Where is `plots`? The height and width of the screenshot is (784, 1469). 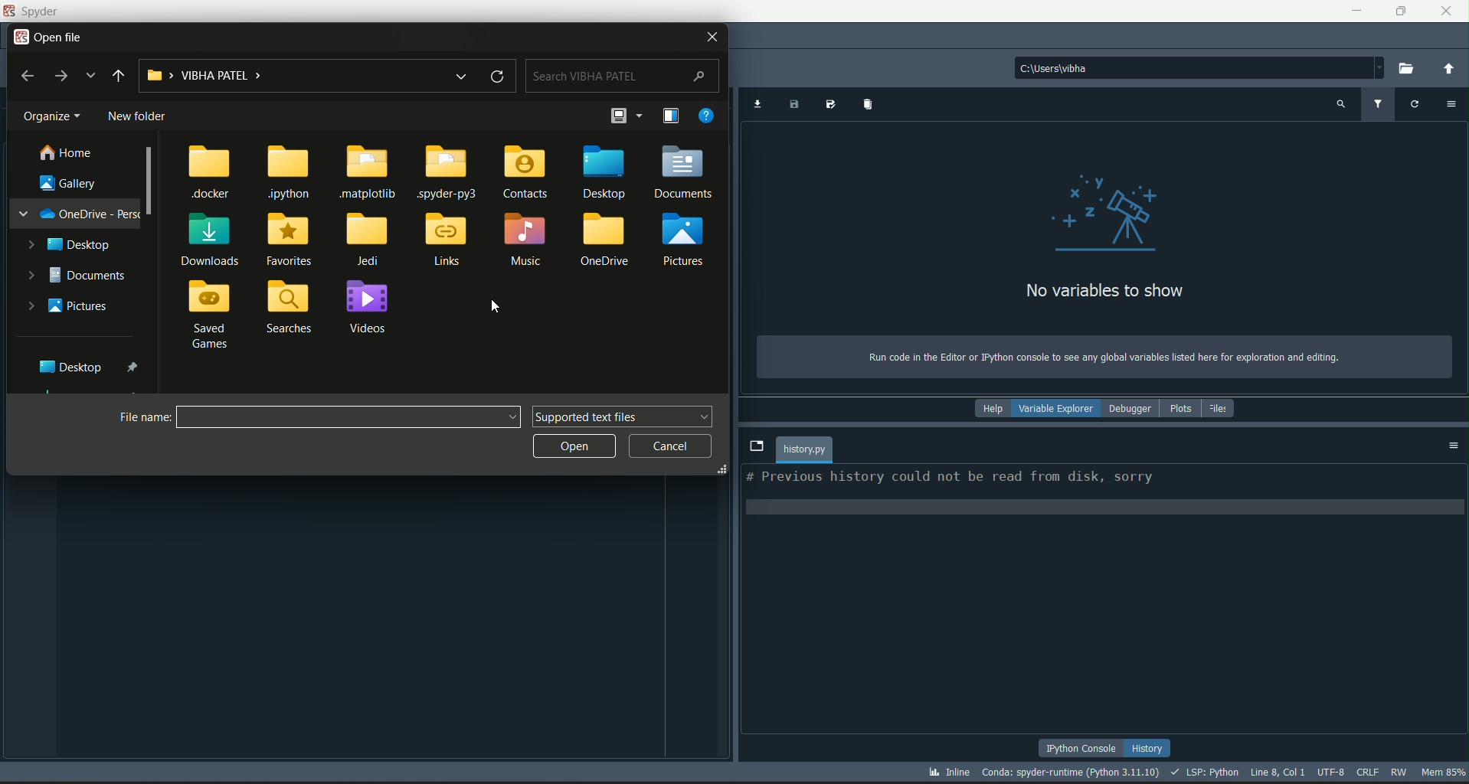 plots is located at coordinates (1181, 407).